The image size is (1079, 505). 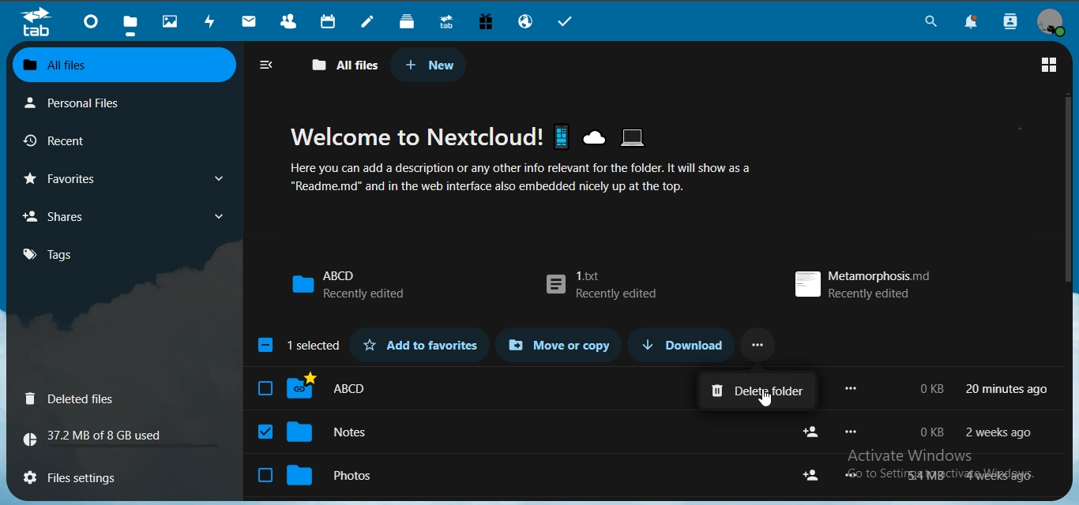 What do you see at coordinates (758, 345) in the screenshot?
I see `...` at bounding box center [758, 345].